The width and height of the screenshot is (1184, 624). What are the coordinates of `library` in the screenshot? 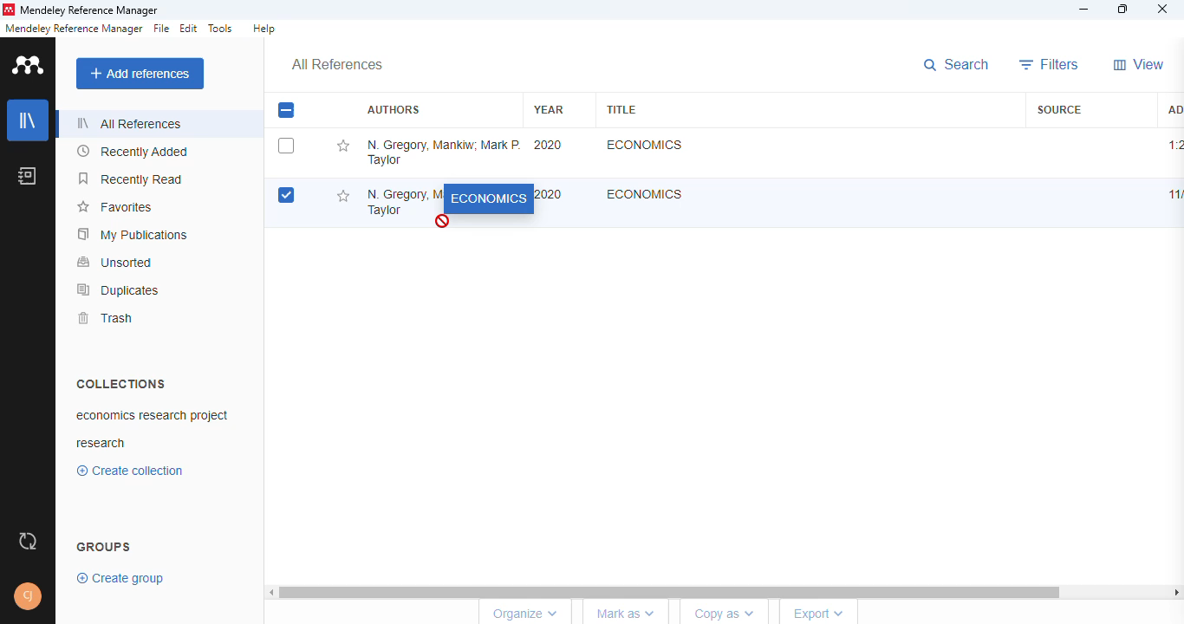 It's located at (29, 120).